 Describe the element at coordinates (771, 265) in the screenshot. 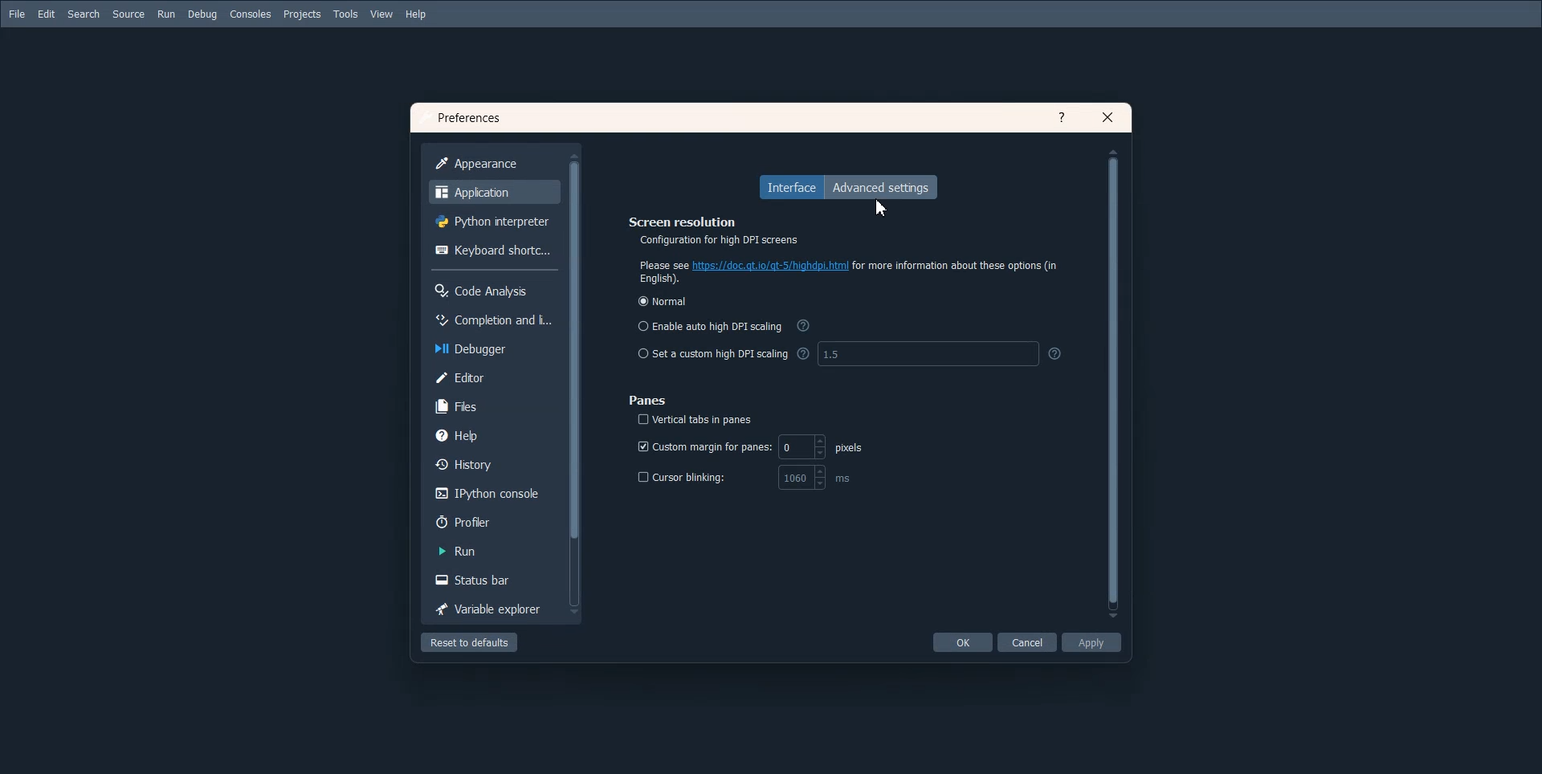

I see `hyperlink to qt-5 highdpi info` at that location.